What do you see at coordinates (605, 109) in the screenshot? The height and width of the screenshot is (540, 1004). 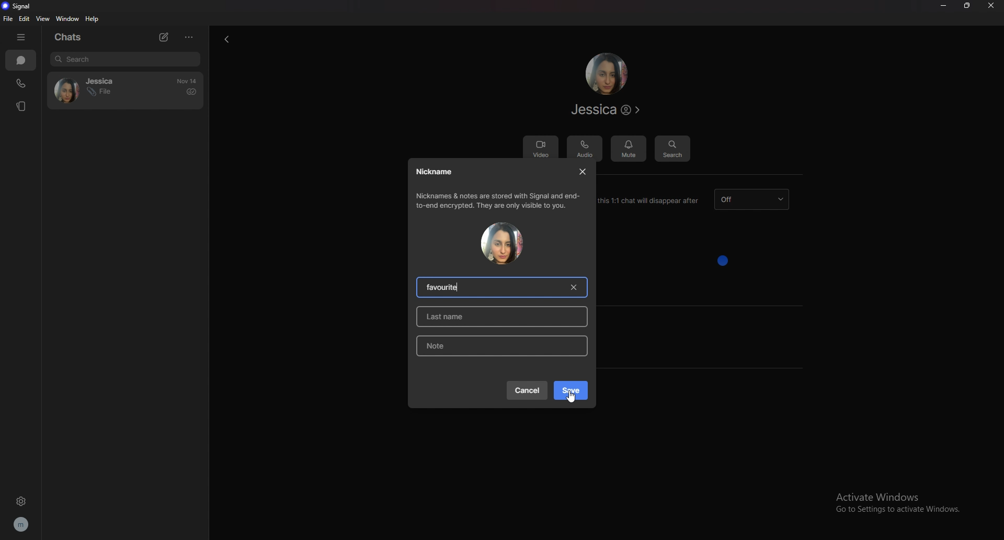 I see `contact info` at bounding box center [605, 109].